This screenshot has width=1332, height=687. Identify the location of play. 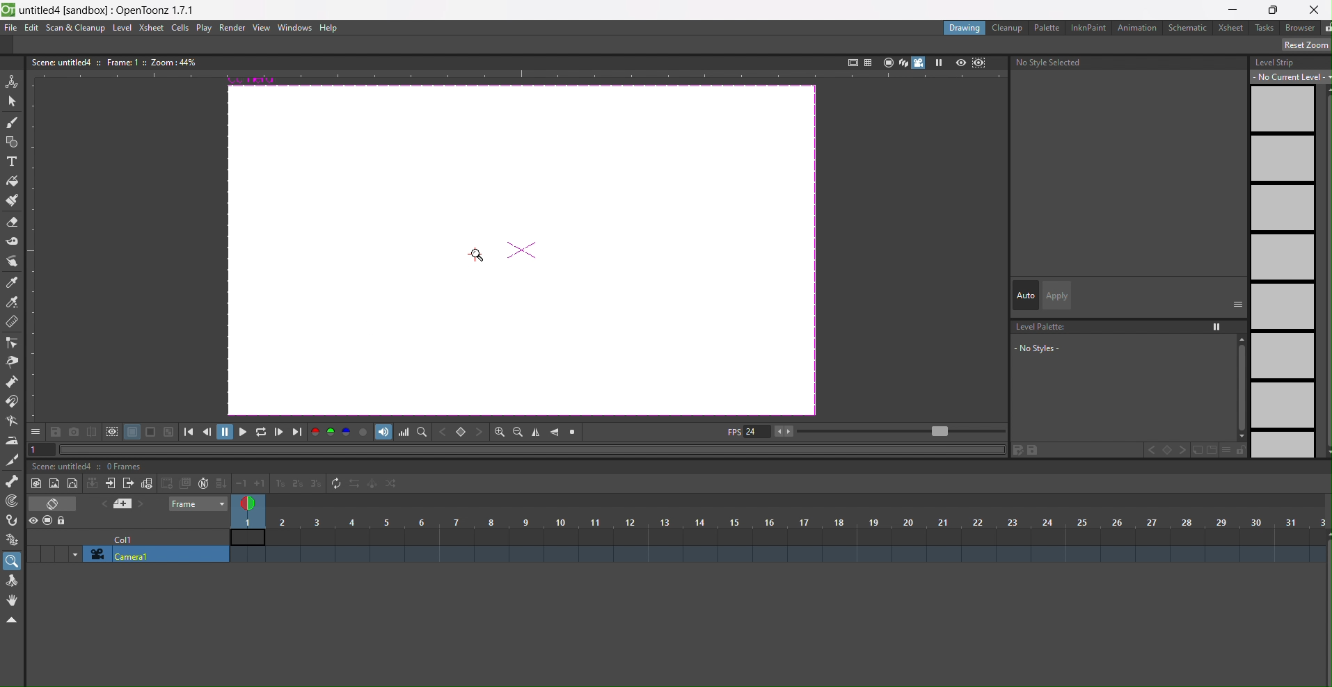
(205, 29).